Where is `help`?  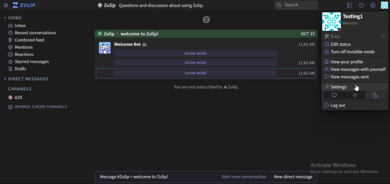 help is located at coordinates (361, 5).